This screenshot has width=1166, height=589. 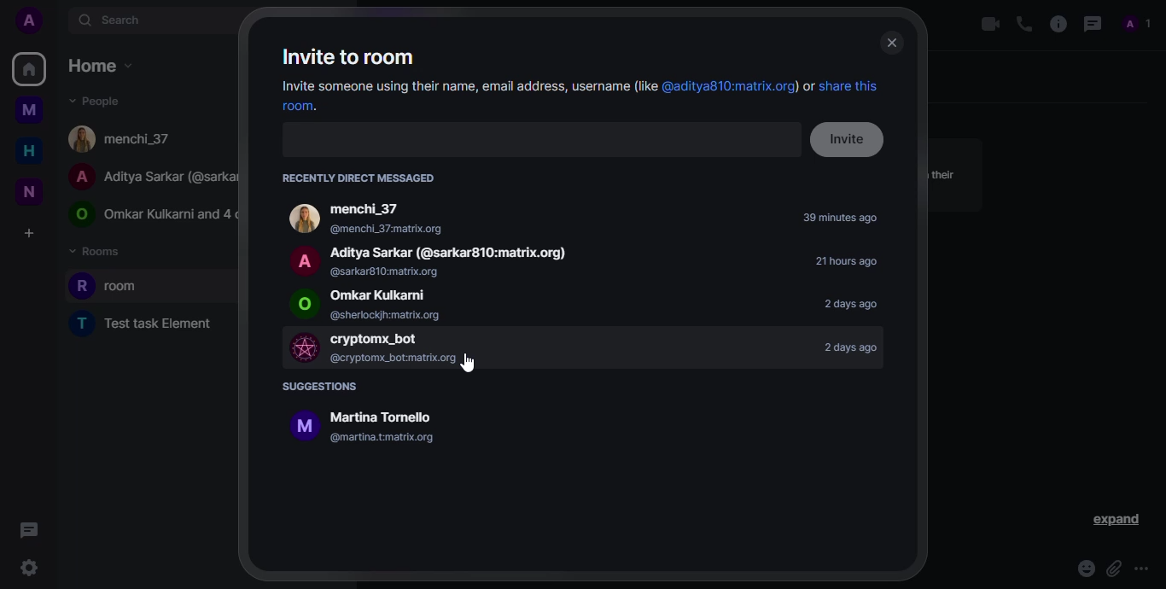 I want to click on menchi_37 , so click(x=395, y=207).